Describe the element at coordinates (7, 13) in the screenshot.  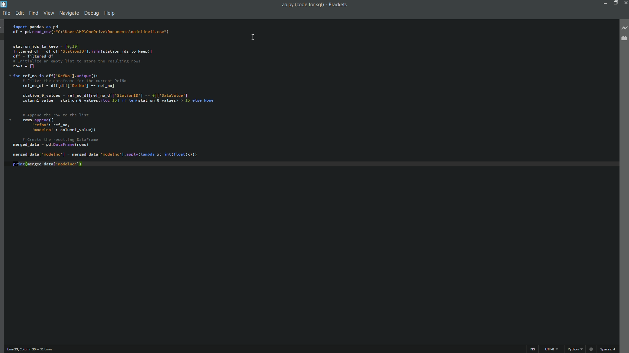
I see `file menu` at that location.